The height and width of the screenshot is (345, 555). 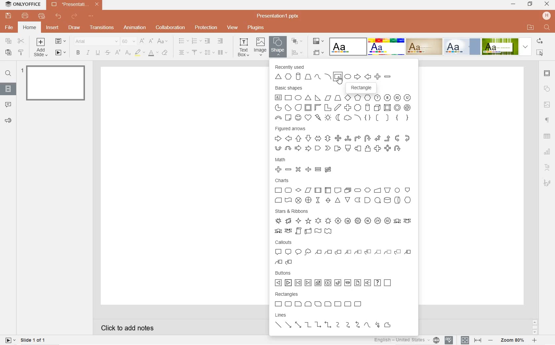 I want to click on Snip same side corner rectangle, so click(x=308, y=304).